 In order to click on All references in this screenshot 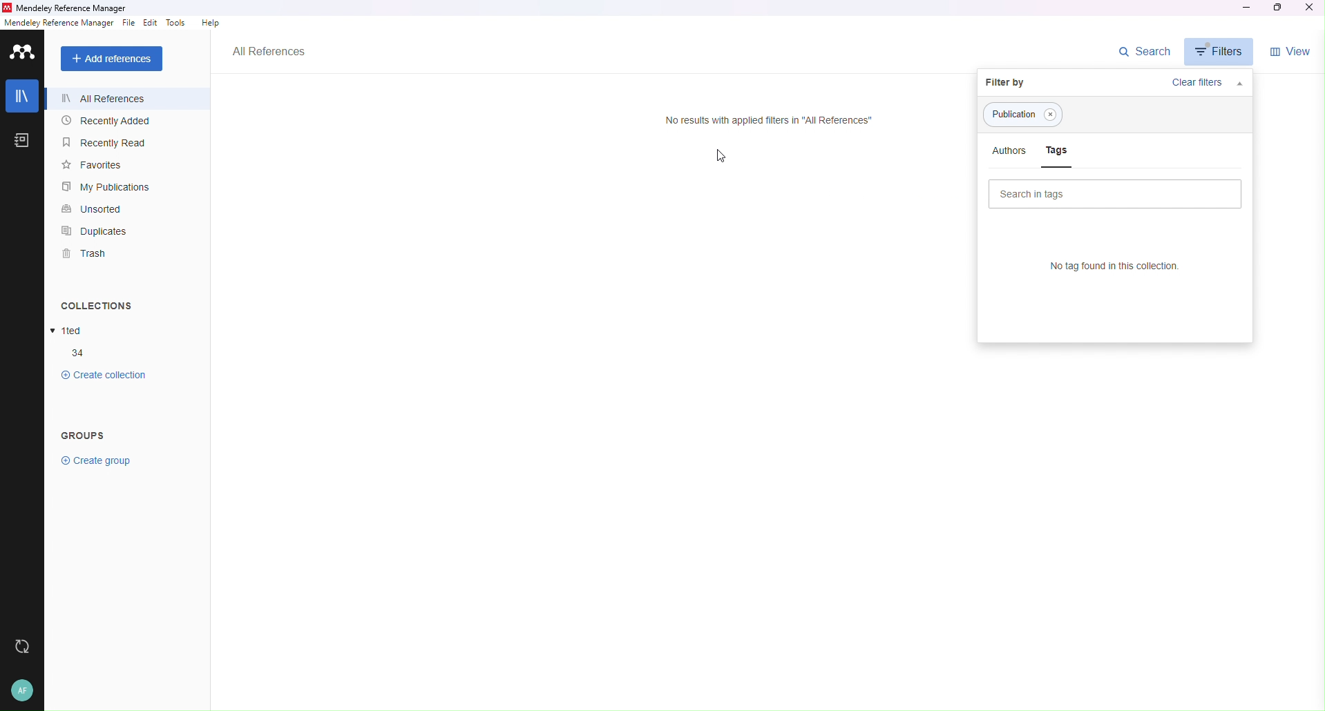, I will do `click(269, 51)`.